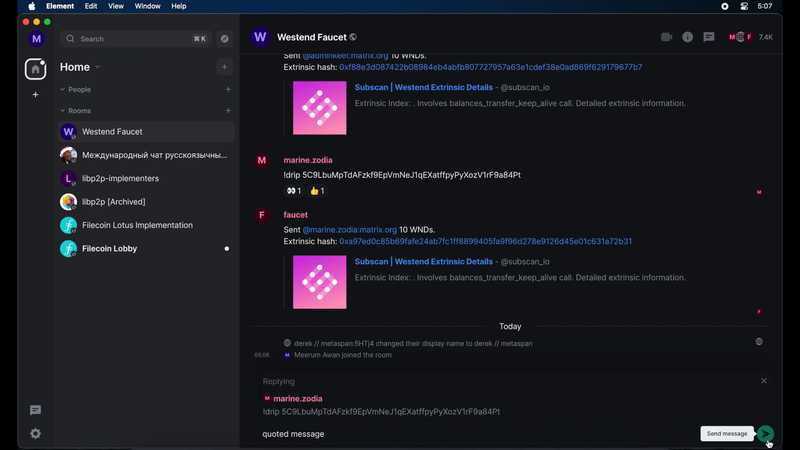 The width and height of the screenshot is (800, 450). I want to click on view, so click(115, 6).